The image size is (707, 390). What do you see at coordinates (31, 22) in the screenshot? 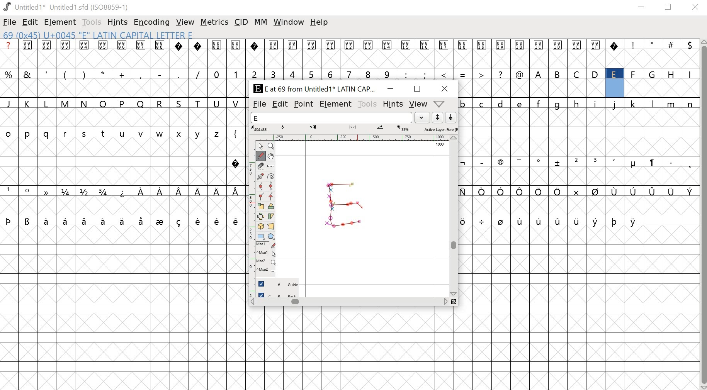
I see `edit` at bounding box center [31, 22].